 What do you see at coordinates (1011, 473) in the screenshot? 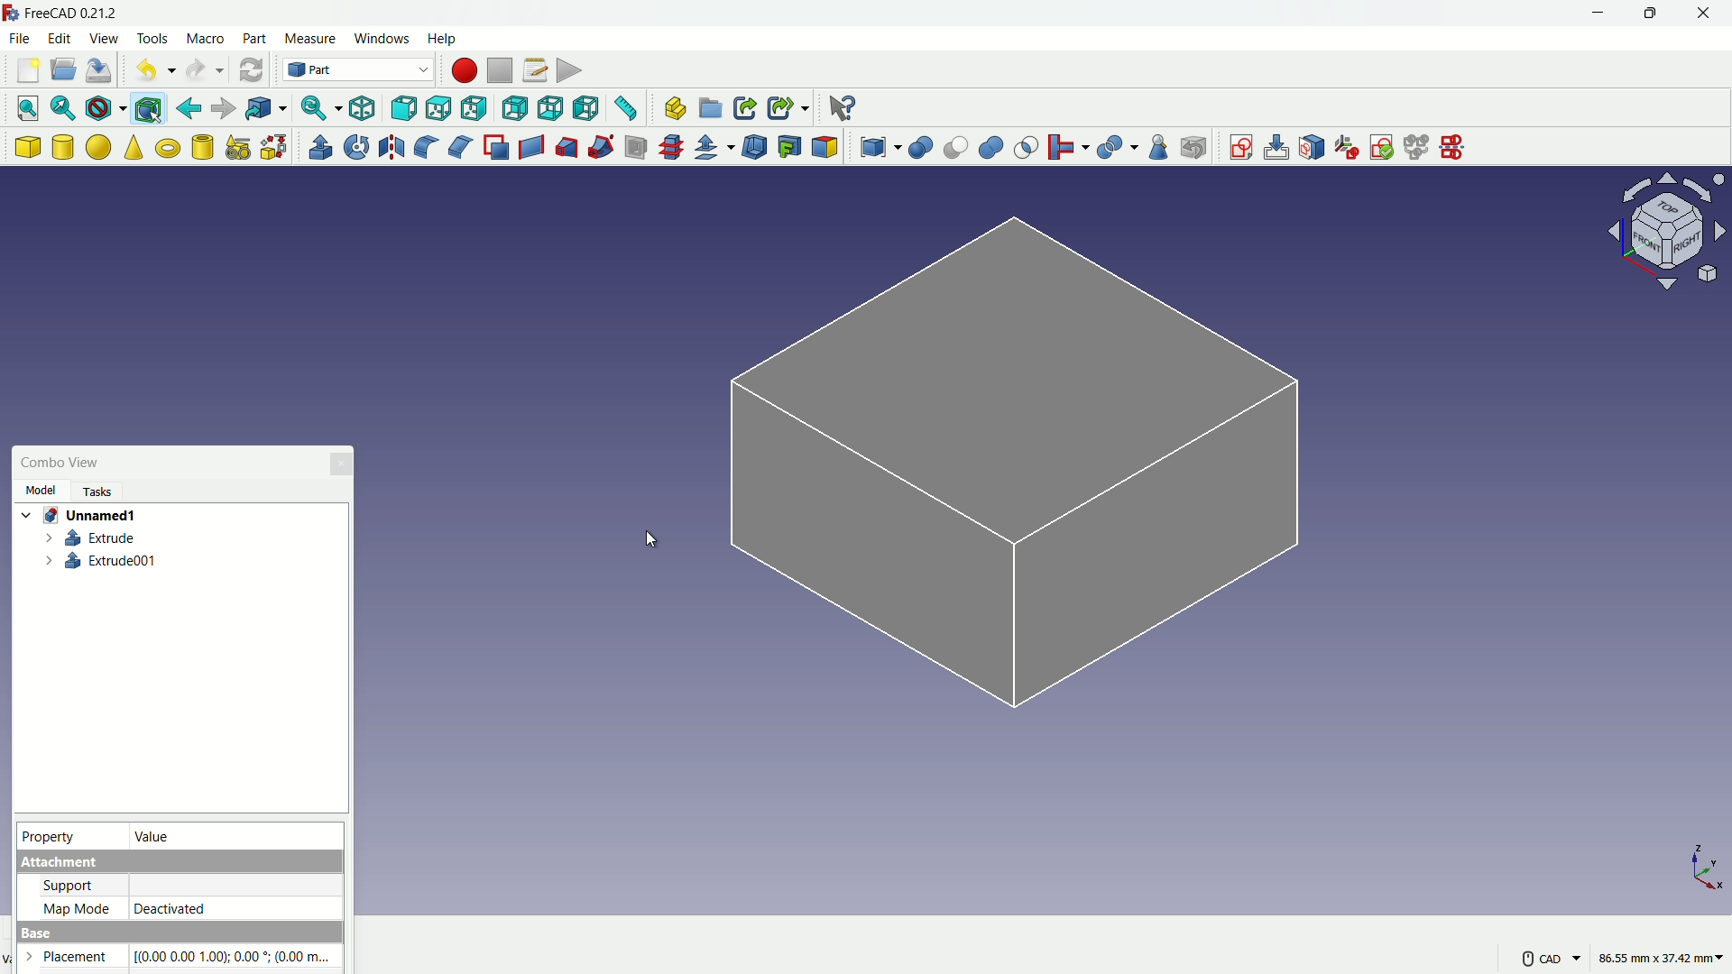
I see `sketch` at bounding box center [1011, 473].